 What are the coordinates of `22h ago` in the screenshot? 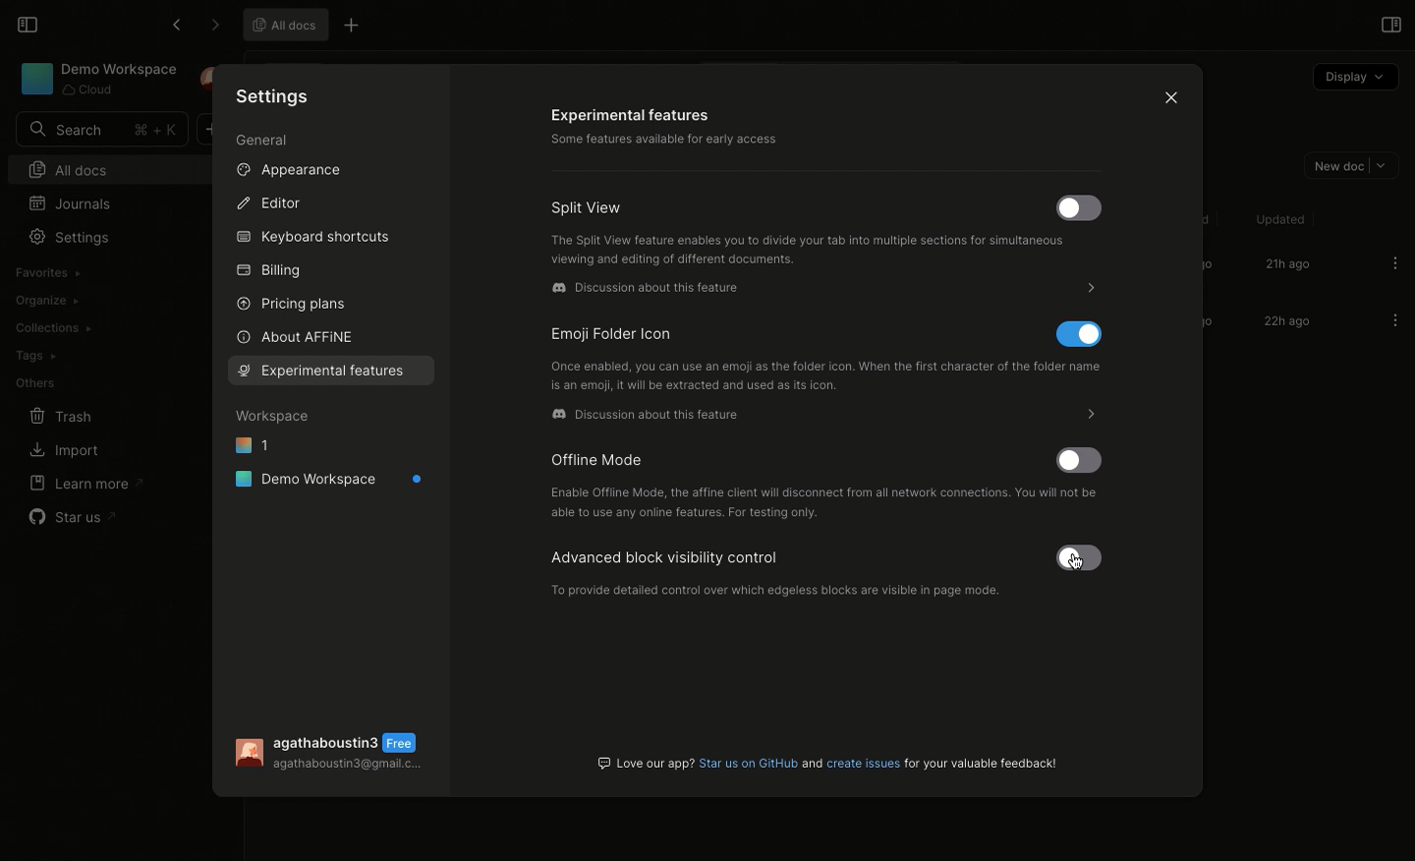 It's located at (1284, 323).